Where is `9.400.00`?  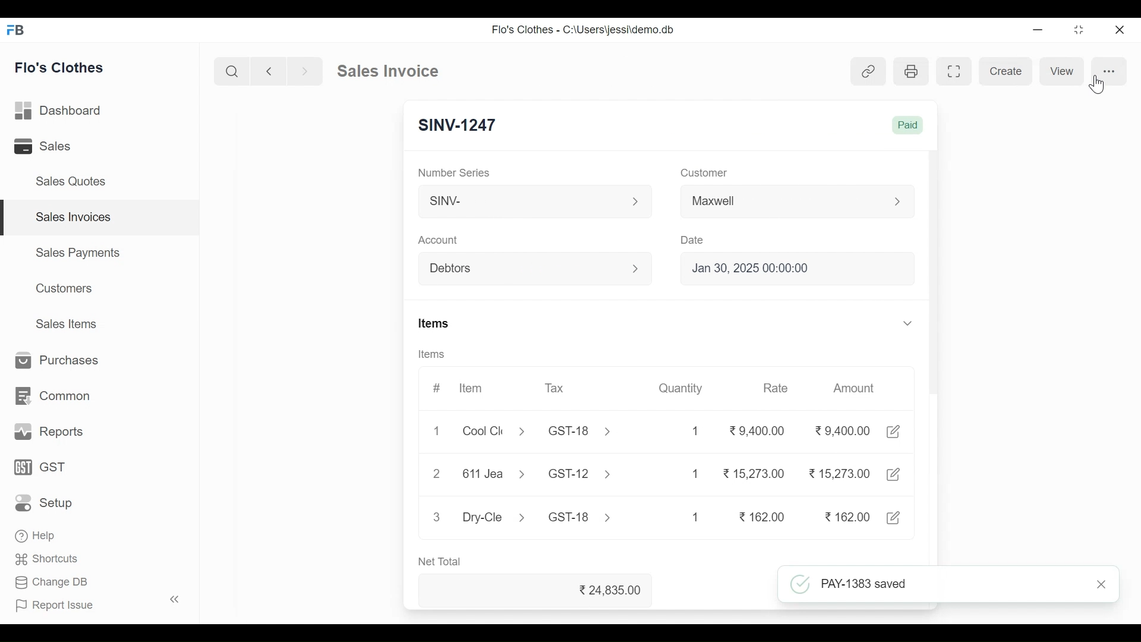
9.400.00 is located at coordinates (843, 430).